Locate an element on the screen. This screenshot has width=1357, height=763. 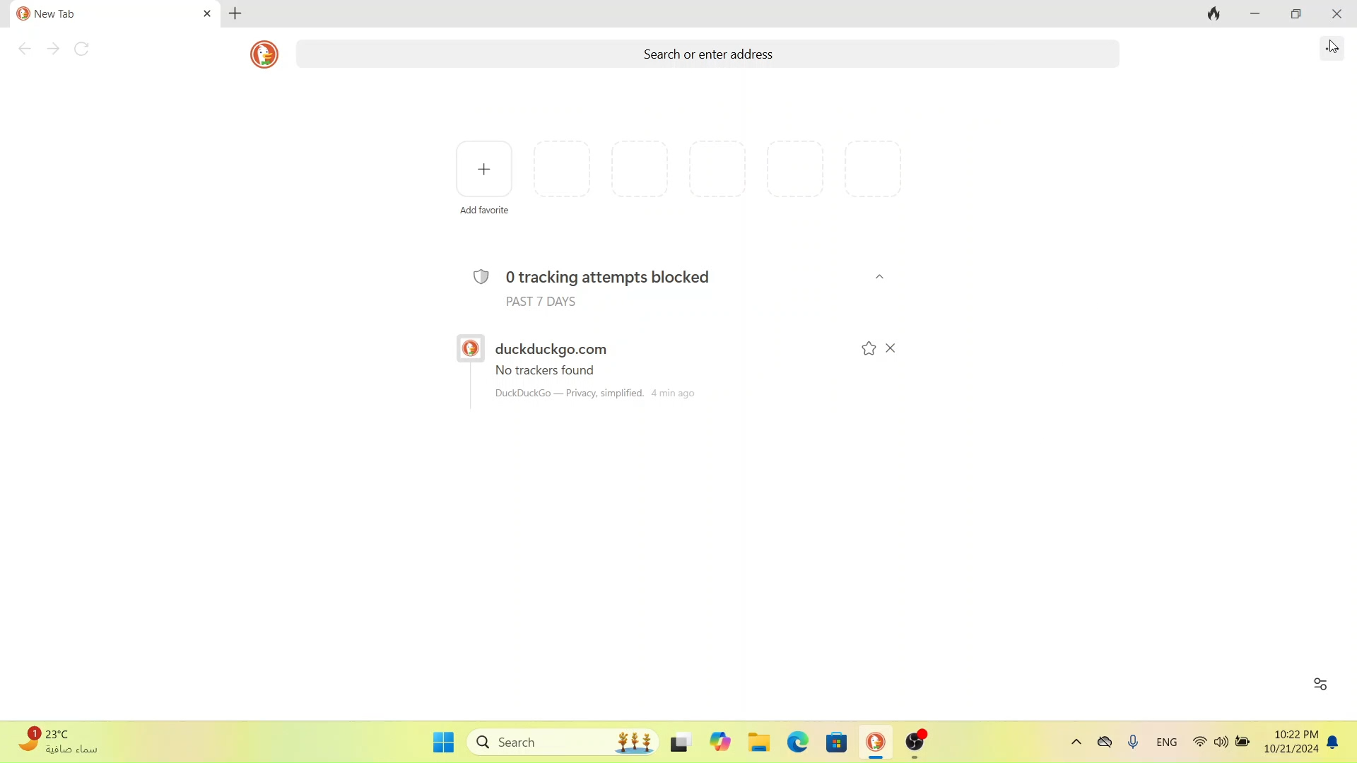
mark star is located at coordinates (869, 348).